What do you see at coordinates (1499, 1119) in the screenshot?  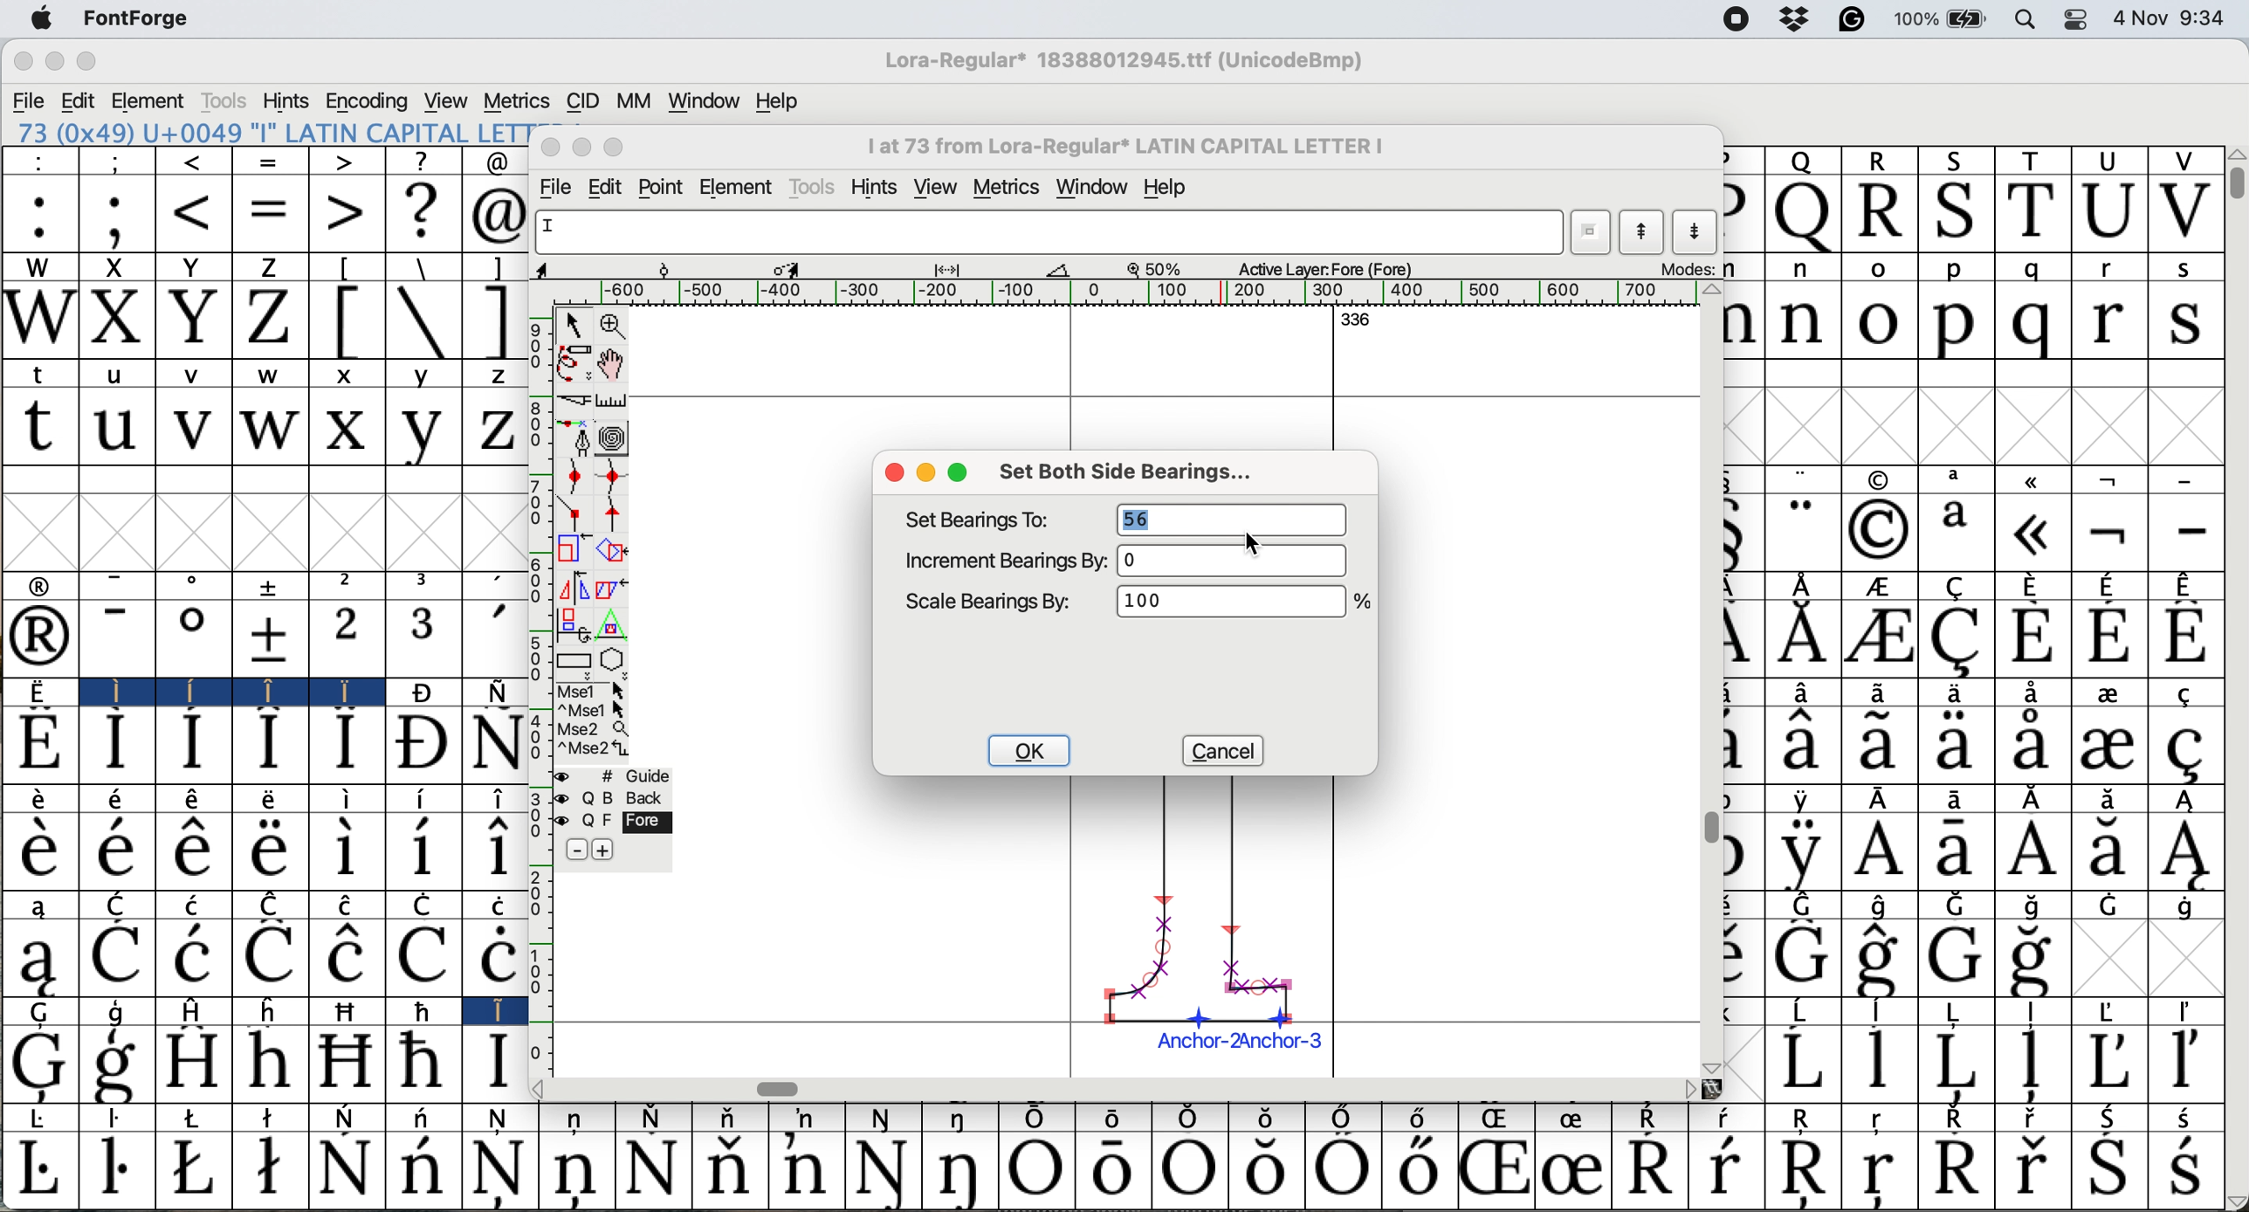 I see `Symbol` at bounding box center [1499, 1119].